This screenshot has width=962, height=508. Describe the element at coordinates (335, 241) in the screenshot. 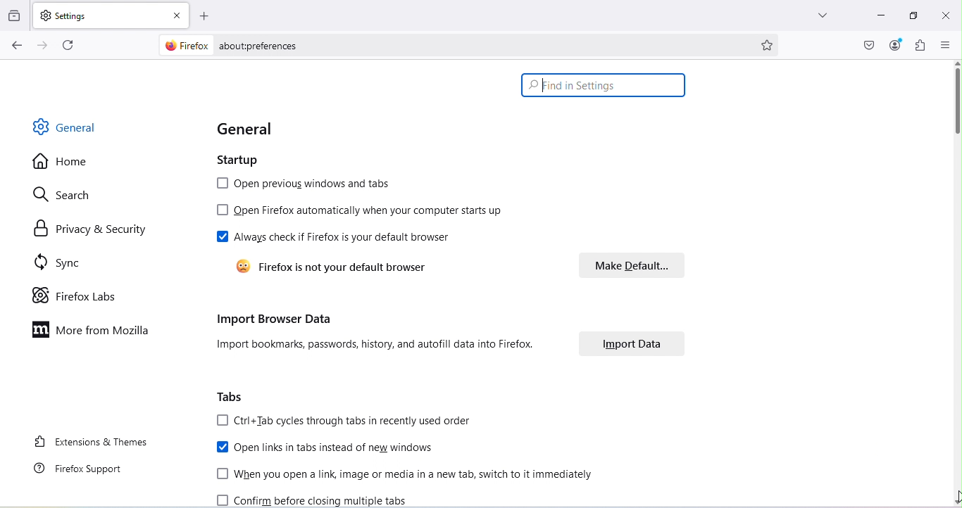

I see `Always check if firefox is your default browser` at that location.